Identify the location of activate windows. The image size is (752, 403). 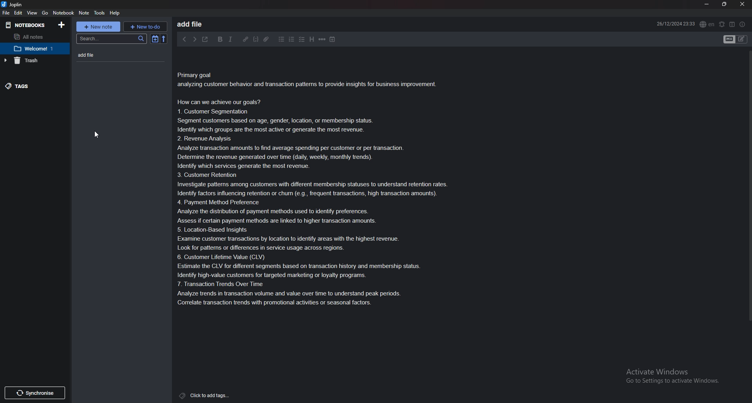
(673, 376).